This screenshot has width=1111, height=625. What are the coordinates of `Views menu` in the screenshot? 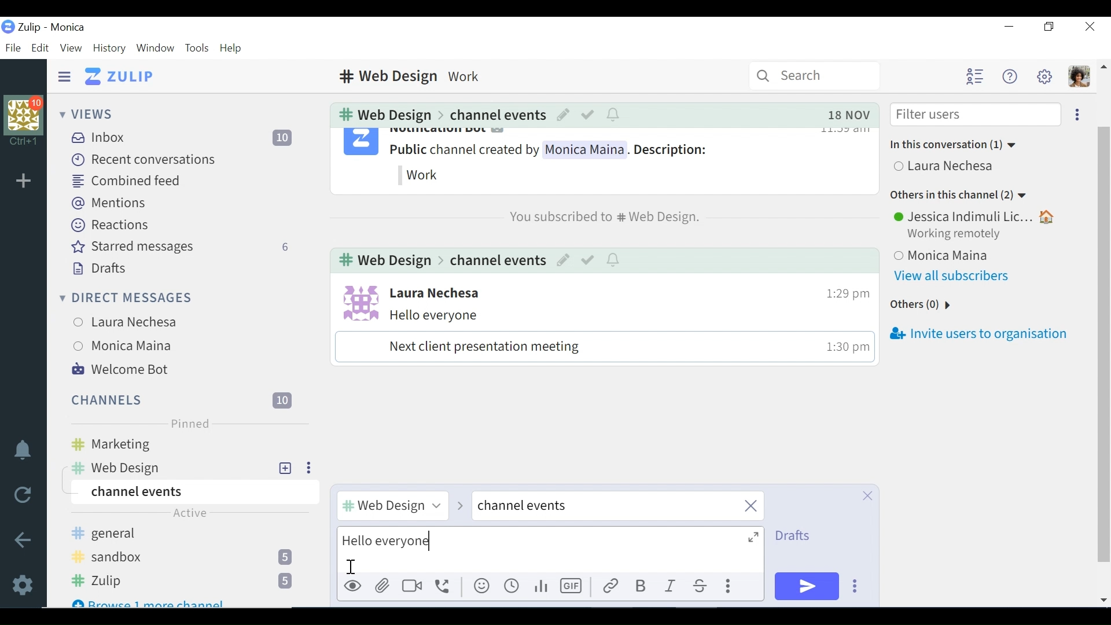 It's located at (89, 113).